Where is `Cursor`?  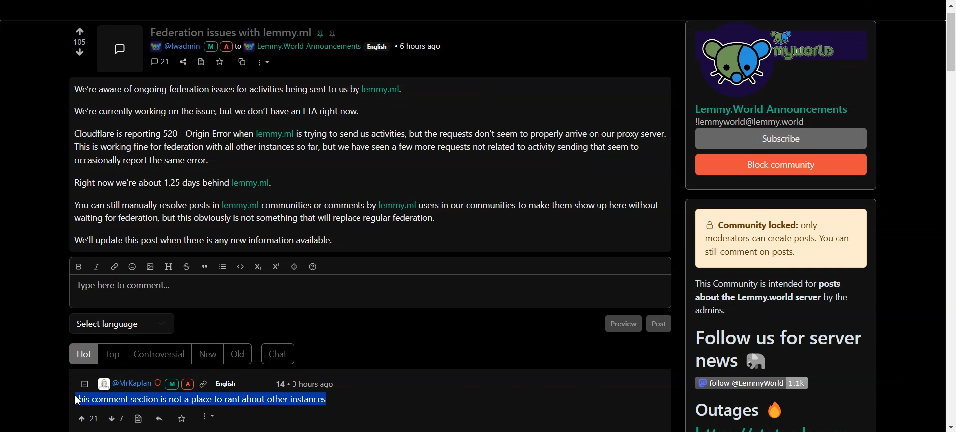
Cursor is located at coordinates (80, 400).